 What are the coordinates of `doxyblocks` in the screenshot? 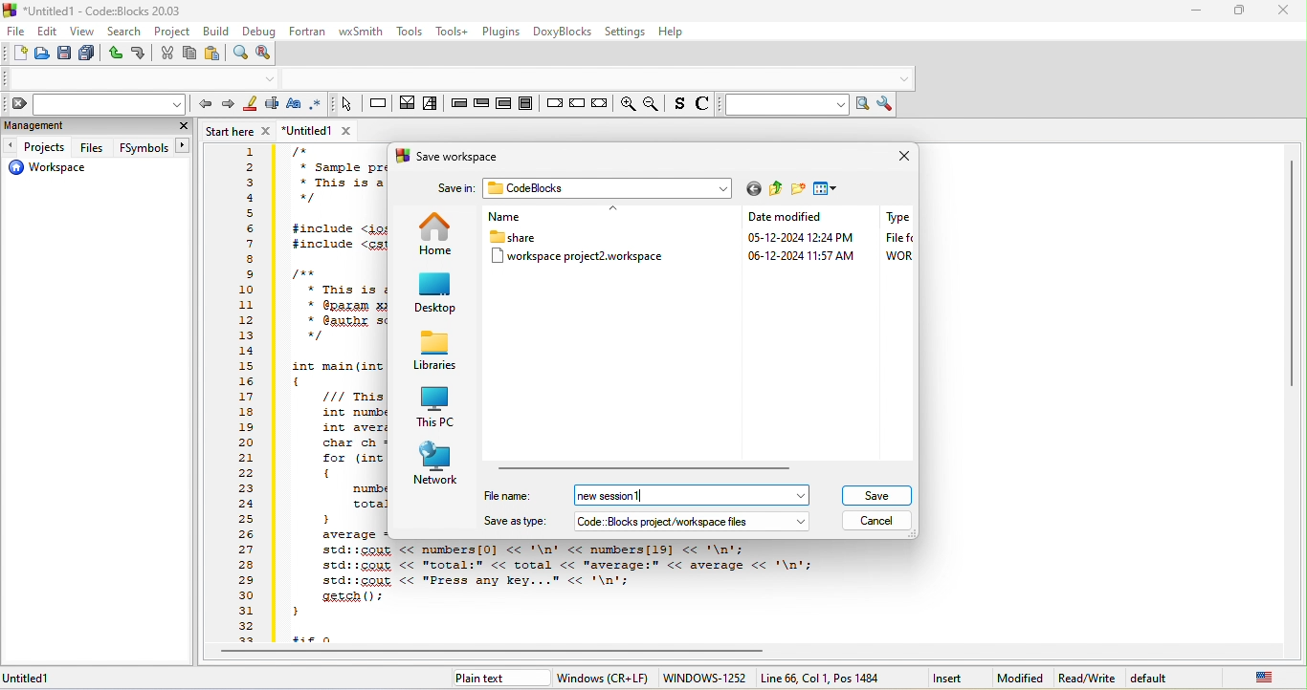 It's located at (564, 32).